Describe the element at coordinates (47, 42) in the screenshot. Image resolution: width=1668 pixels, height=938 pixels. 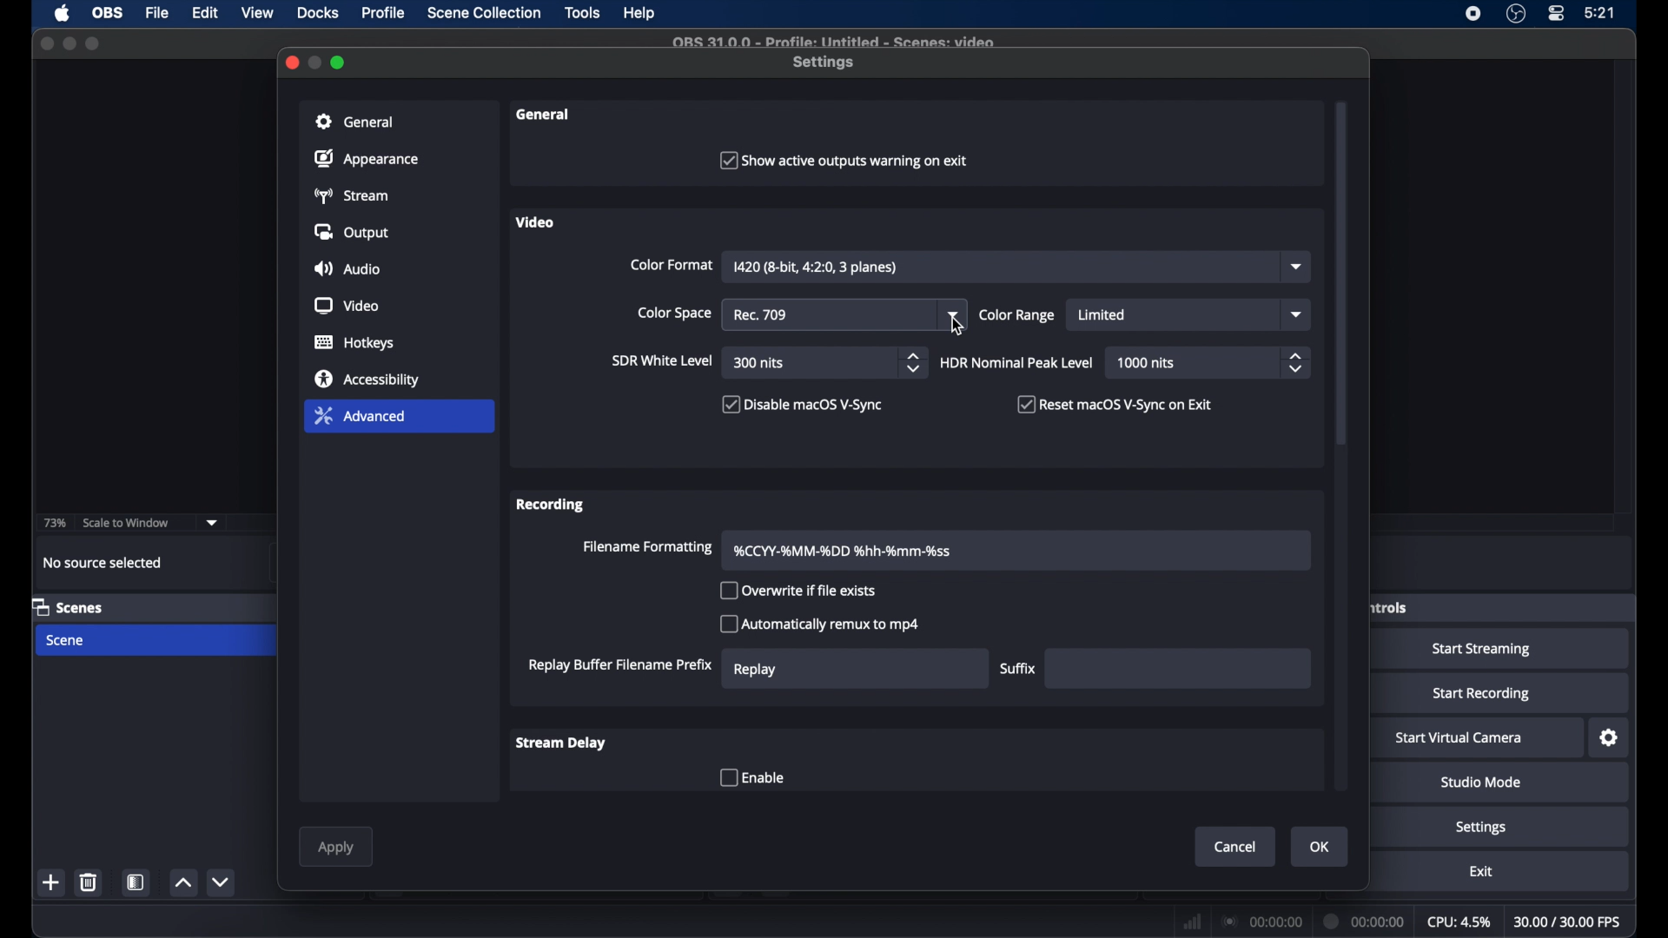
I see `close` at that location.